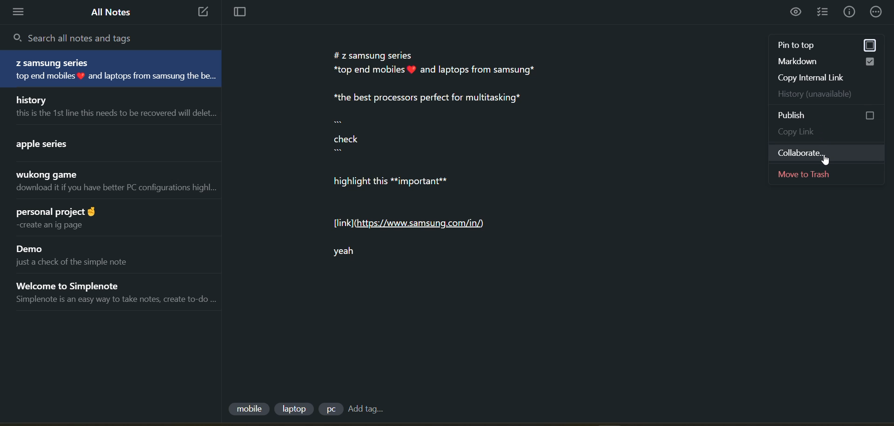 The image size is (894, 426). I want to click on info, so click(849, 12).